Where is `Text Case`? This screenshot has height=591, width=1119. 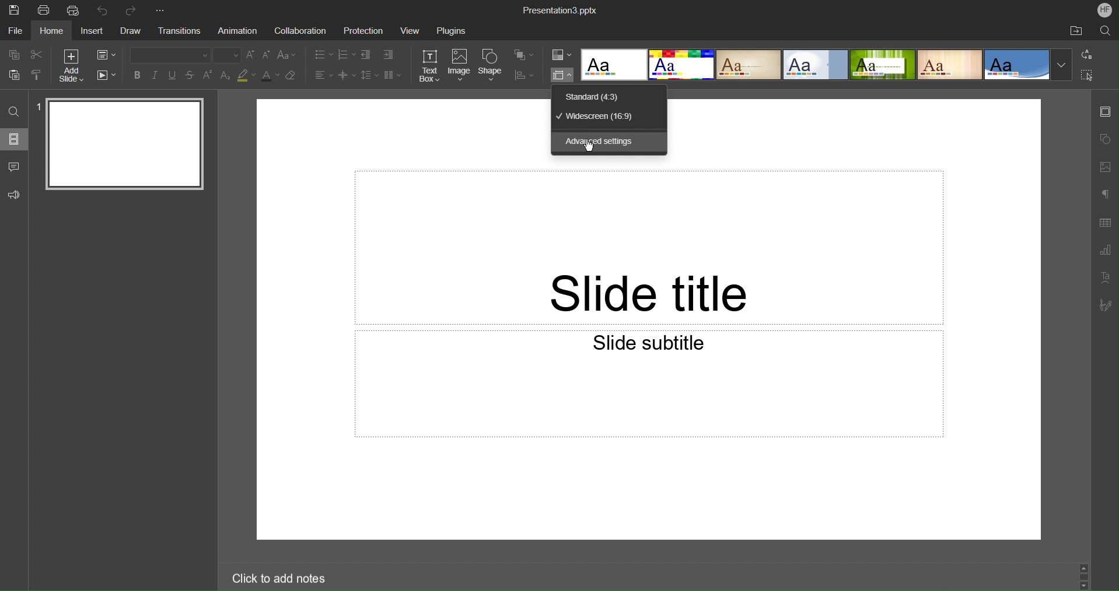
Text Case is located at coordinates (288, 55).